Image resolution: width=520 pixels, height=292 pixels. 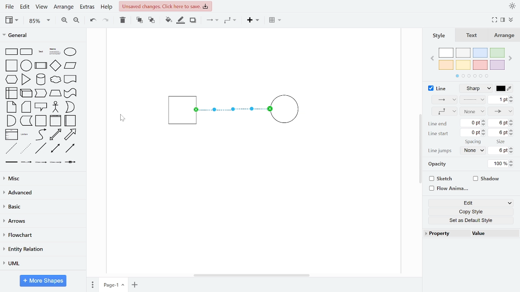 I want to click on arrange, so click(x=64, y=7).